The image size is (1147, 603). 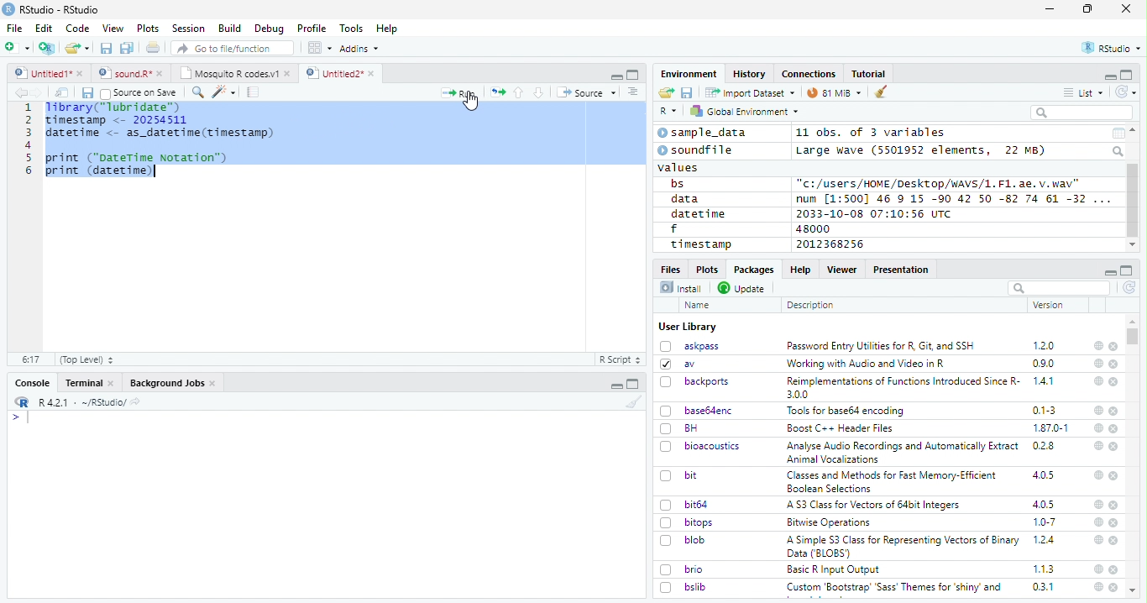 I want to click on Global Environment, so click(x=746, y=110).